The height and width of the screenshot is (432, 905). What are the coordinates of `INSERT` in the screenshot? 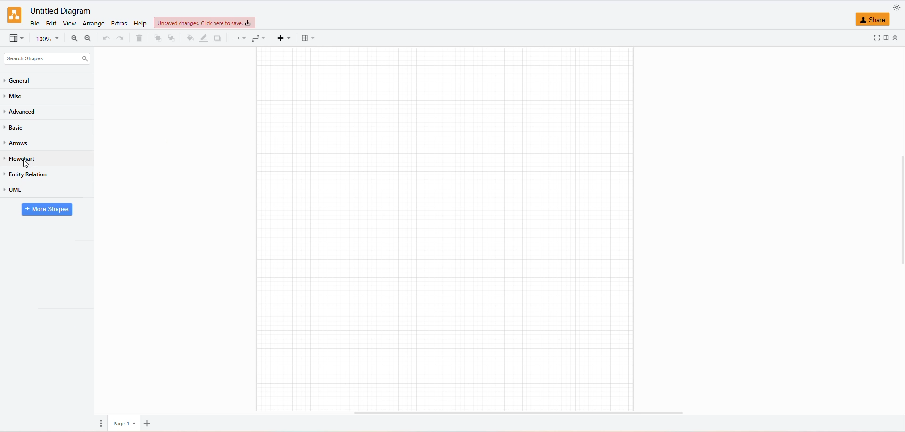 It's located at (281, 39).